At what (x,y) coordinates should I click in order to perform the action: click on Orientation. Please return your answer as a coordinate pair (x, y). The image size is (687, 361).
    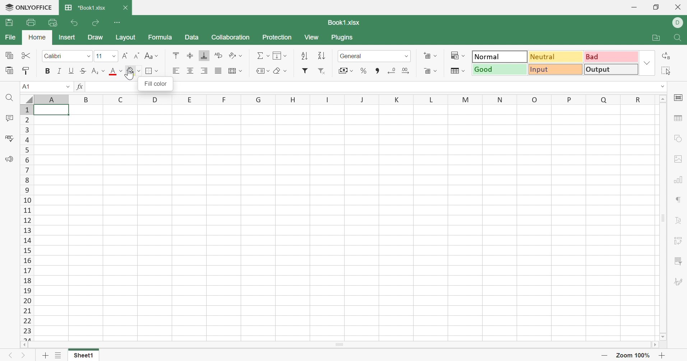
    Looking at the image, I should click on (235, 56).